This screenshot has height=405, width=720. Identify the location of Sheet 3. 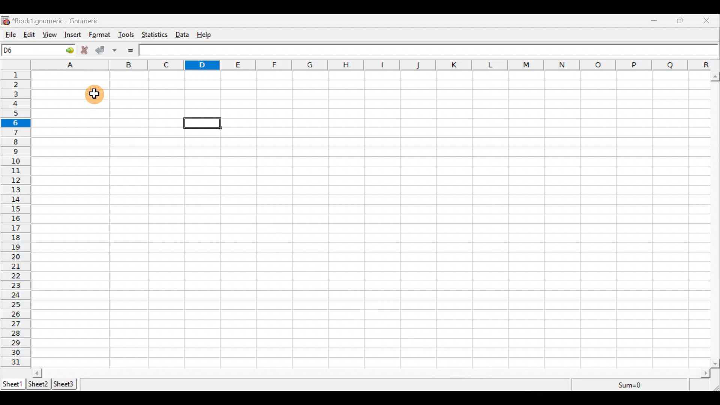
(64, 384).